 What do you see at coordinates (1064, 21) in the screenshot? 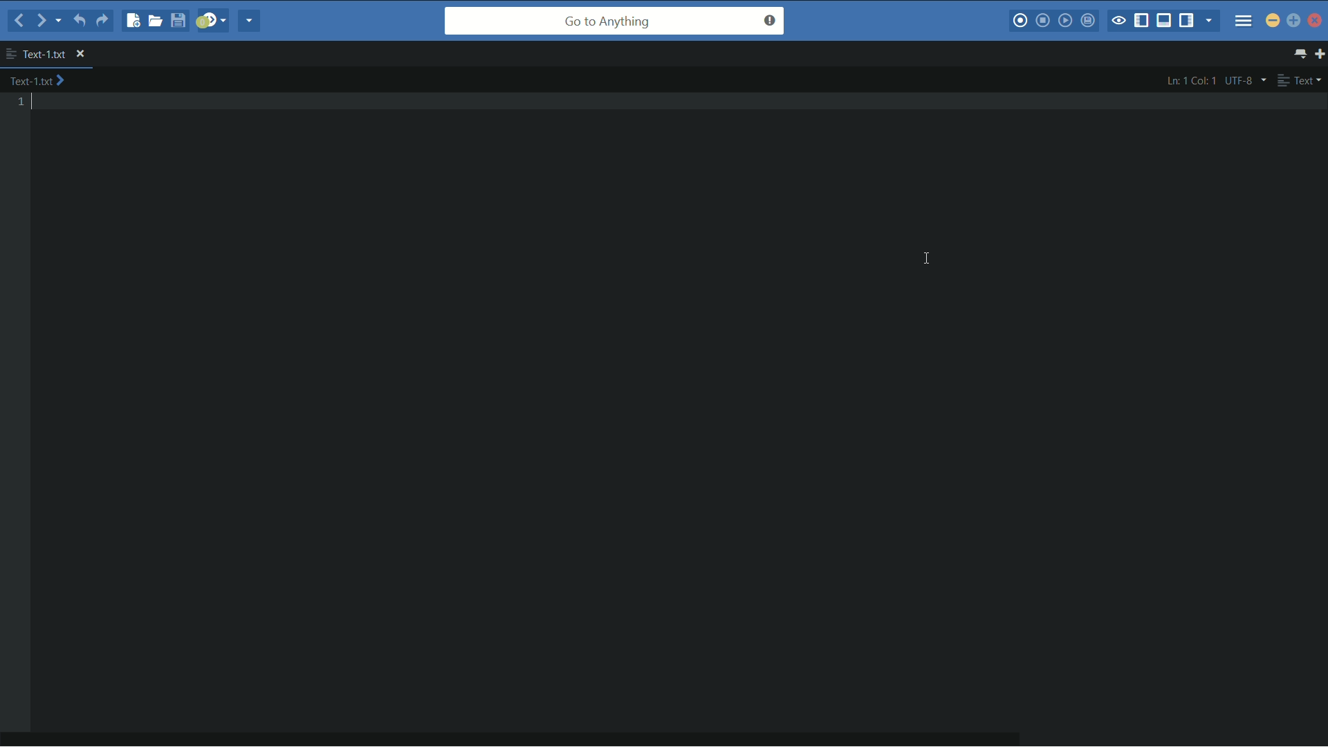
I see `play last macro` at bounding box center [1064, 21].